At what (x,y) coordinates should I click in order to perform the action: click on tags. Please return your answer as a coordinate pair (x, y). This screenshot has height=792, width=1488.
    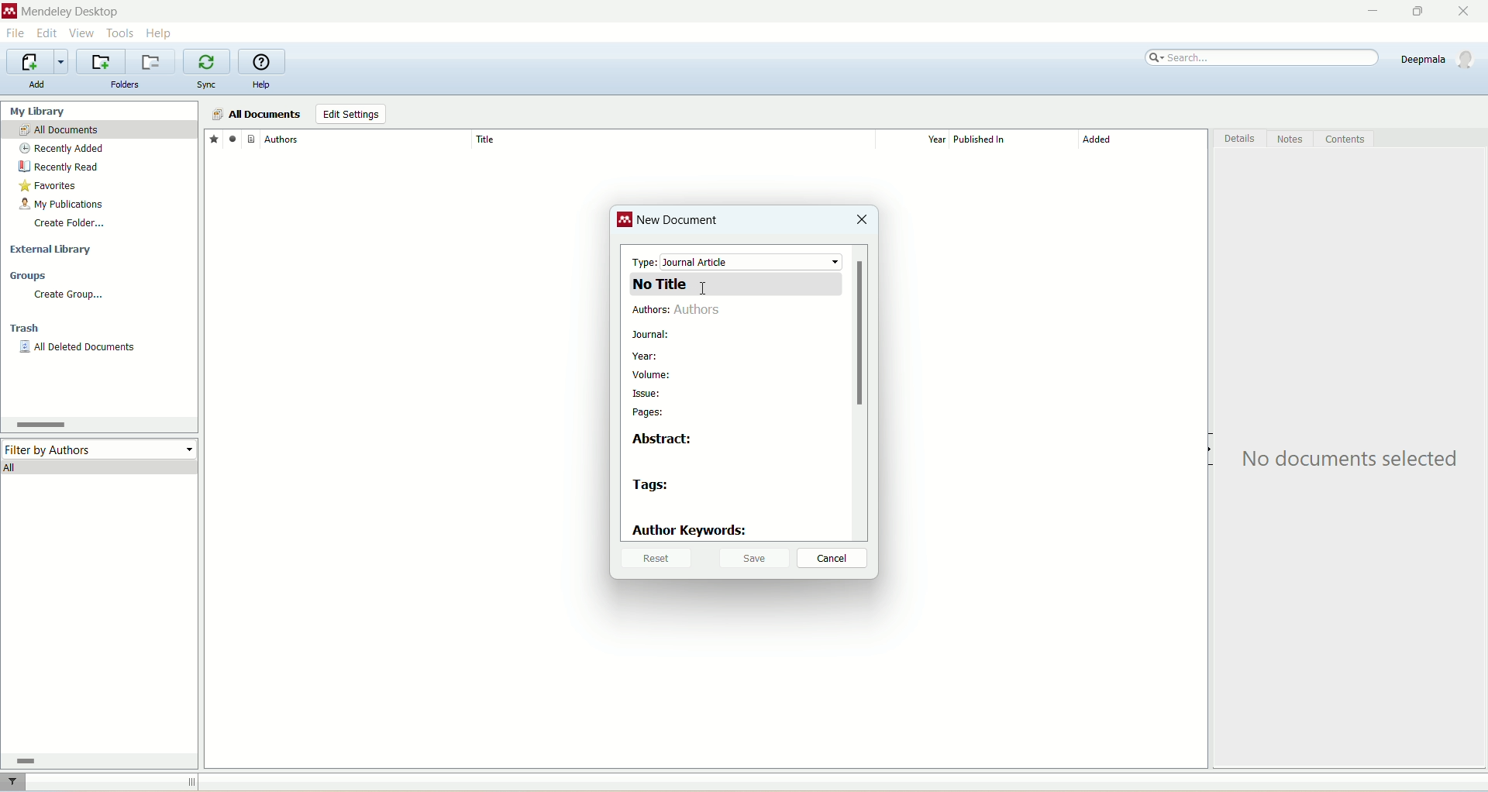
    Looking at the image, I should click on (653, 487).